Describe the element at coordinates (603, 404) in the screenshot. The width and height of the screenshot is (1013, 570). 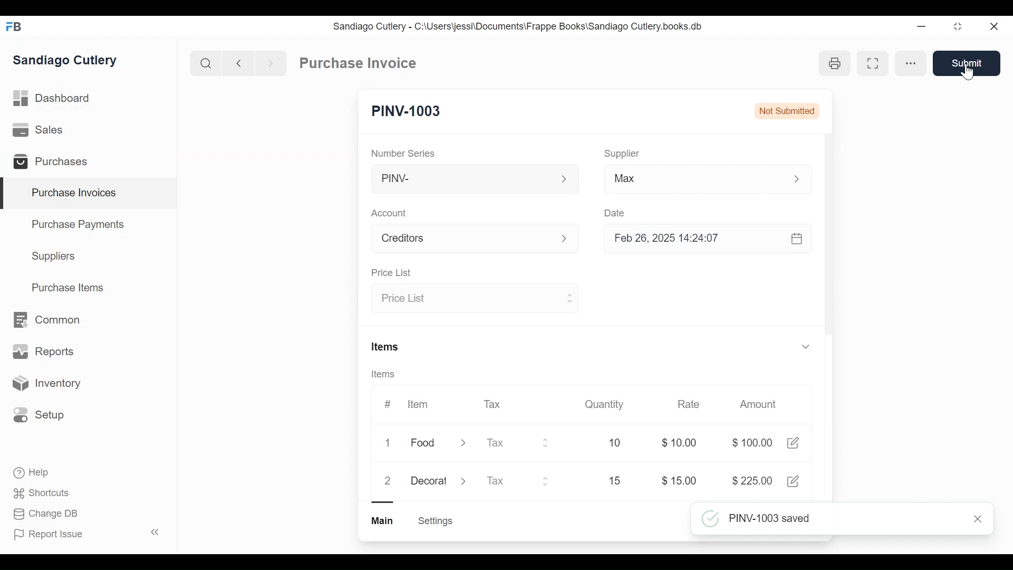
I see `Quantity` at that location.